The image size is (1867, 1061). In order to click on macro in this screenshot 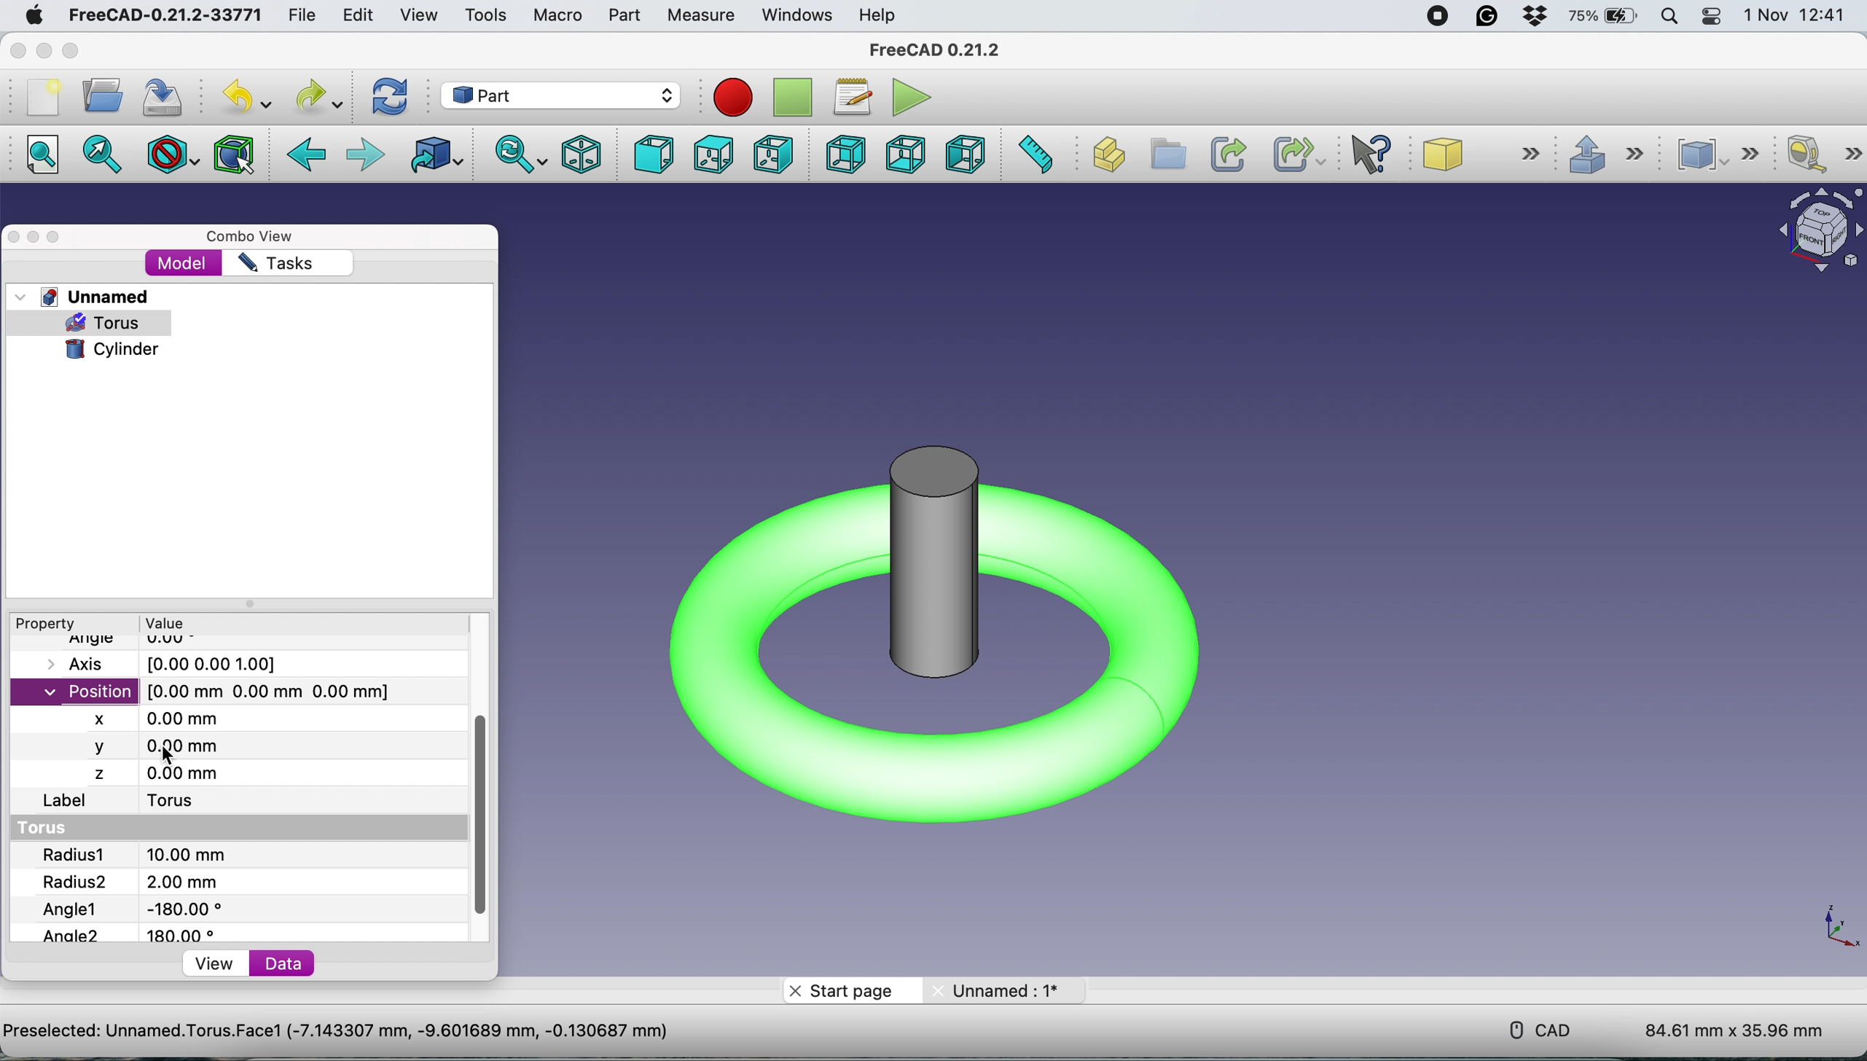, I will do `click(555, 15)`.